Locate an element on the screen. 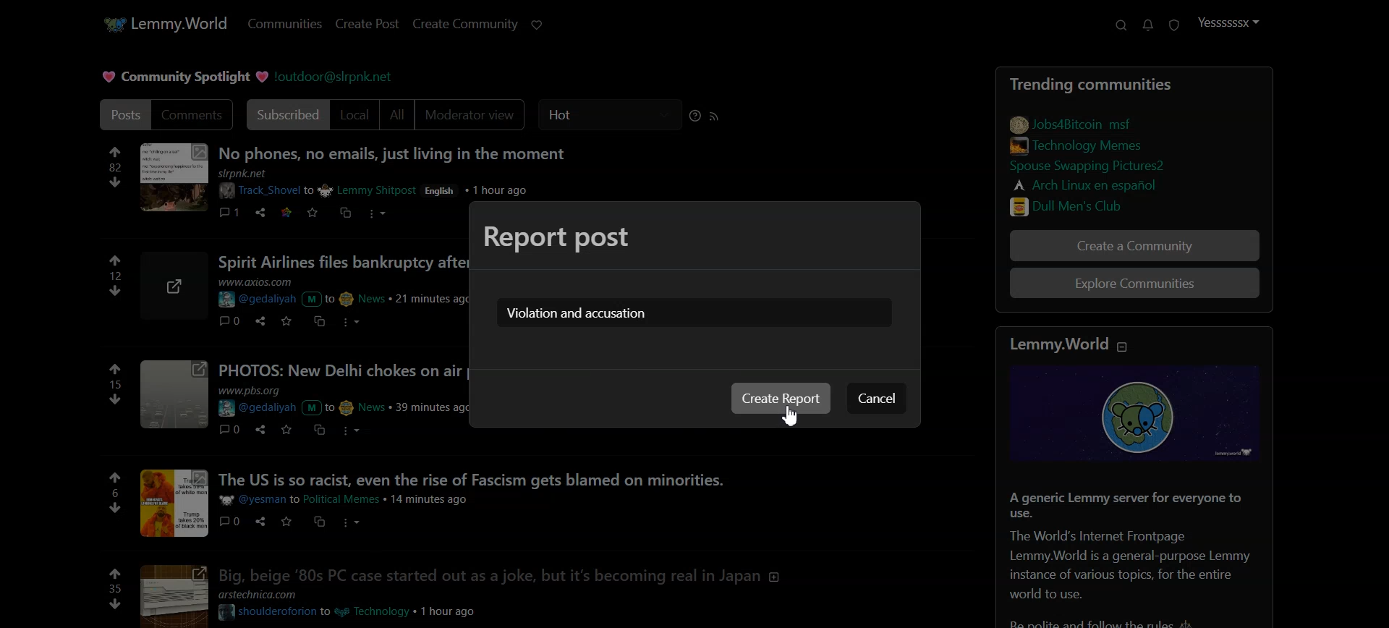 This screenshot has height=628, width=1389. Sorting help is located at coordinates (695, 116).